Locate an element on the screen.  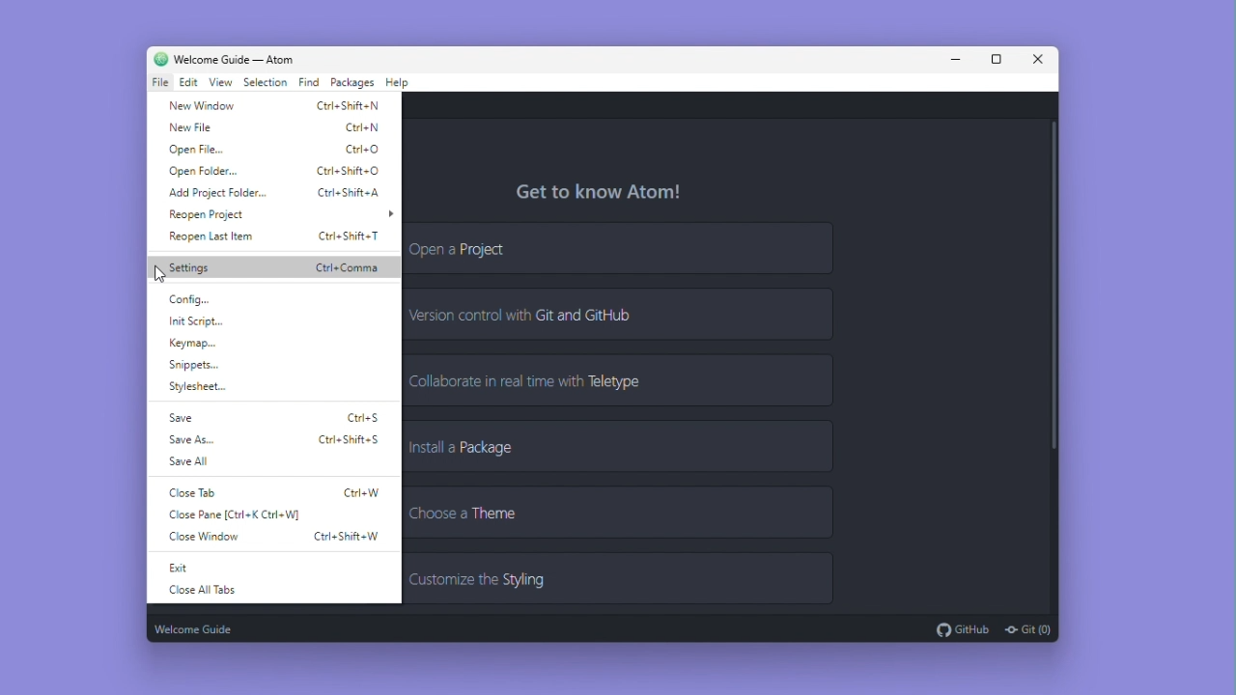
Stylesheet is located at coordinates (195, 387).